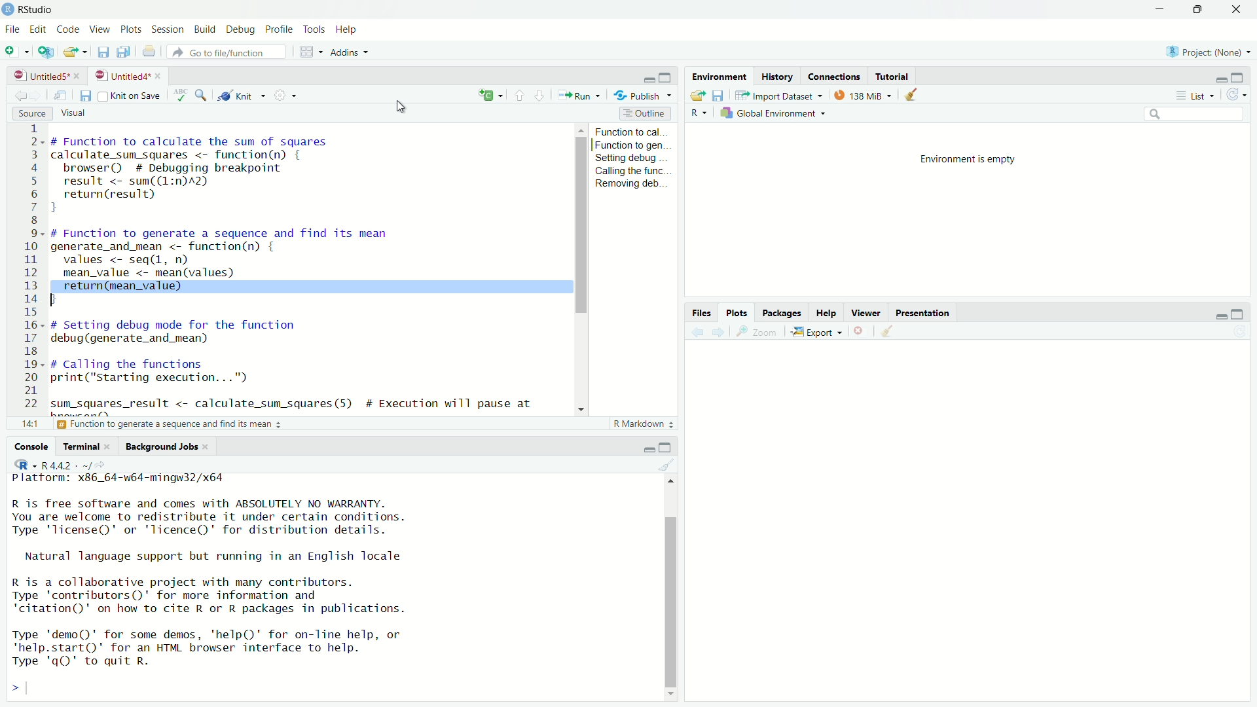 Image resolution: width=1257 pixels, height=707 pixels. I want to click on tutorial, so click(894, 75).